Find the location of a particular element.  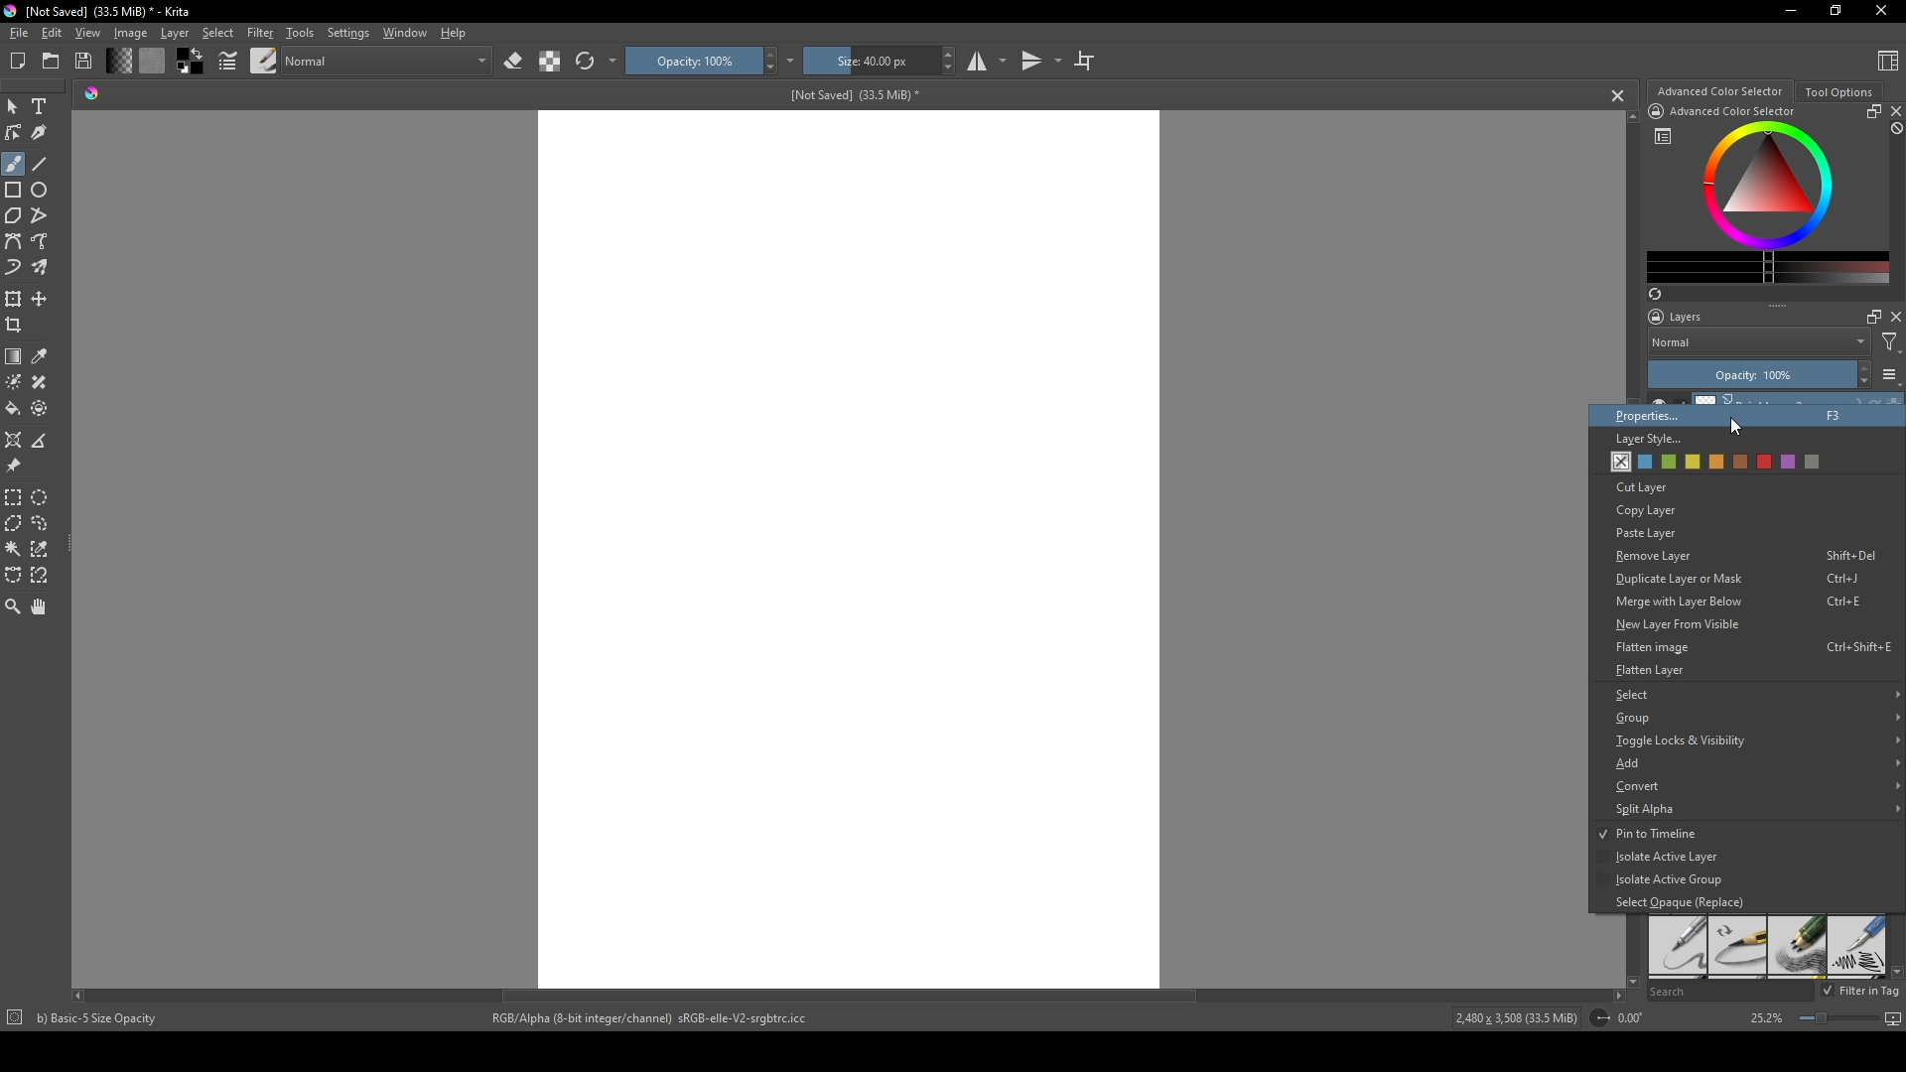

minimize is located at coordinates (1792, 10).